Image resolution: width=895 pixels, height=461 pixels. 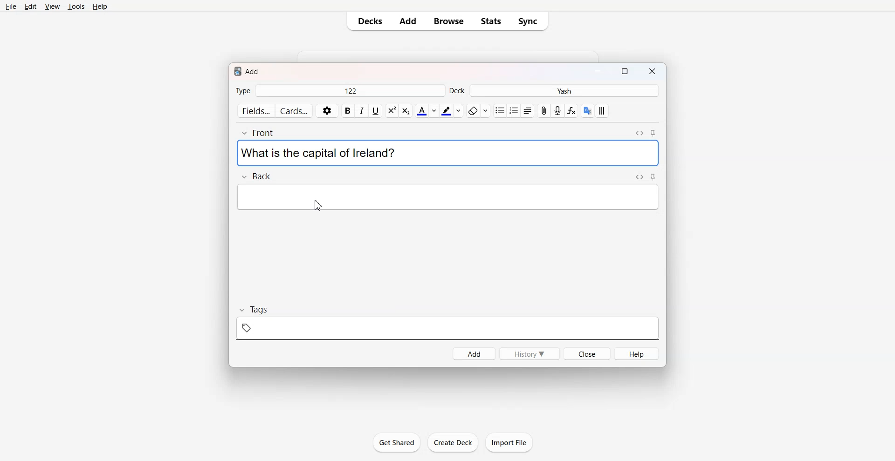 I want to click on Underline, so click(x=375, y=111).